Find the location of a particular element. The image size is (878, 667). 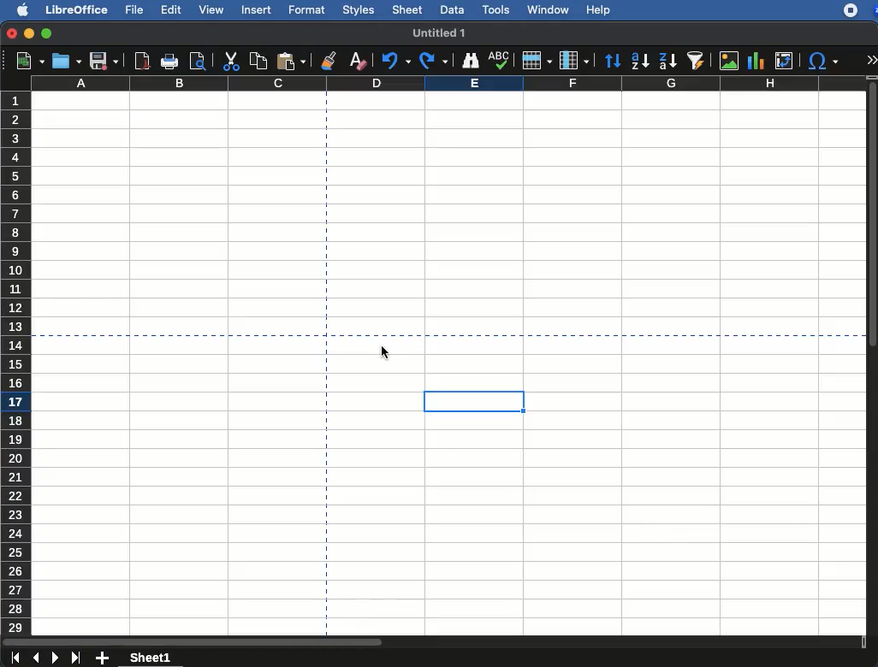

print is located at coordinates (170, 62).